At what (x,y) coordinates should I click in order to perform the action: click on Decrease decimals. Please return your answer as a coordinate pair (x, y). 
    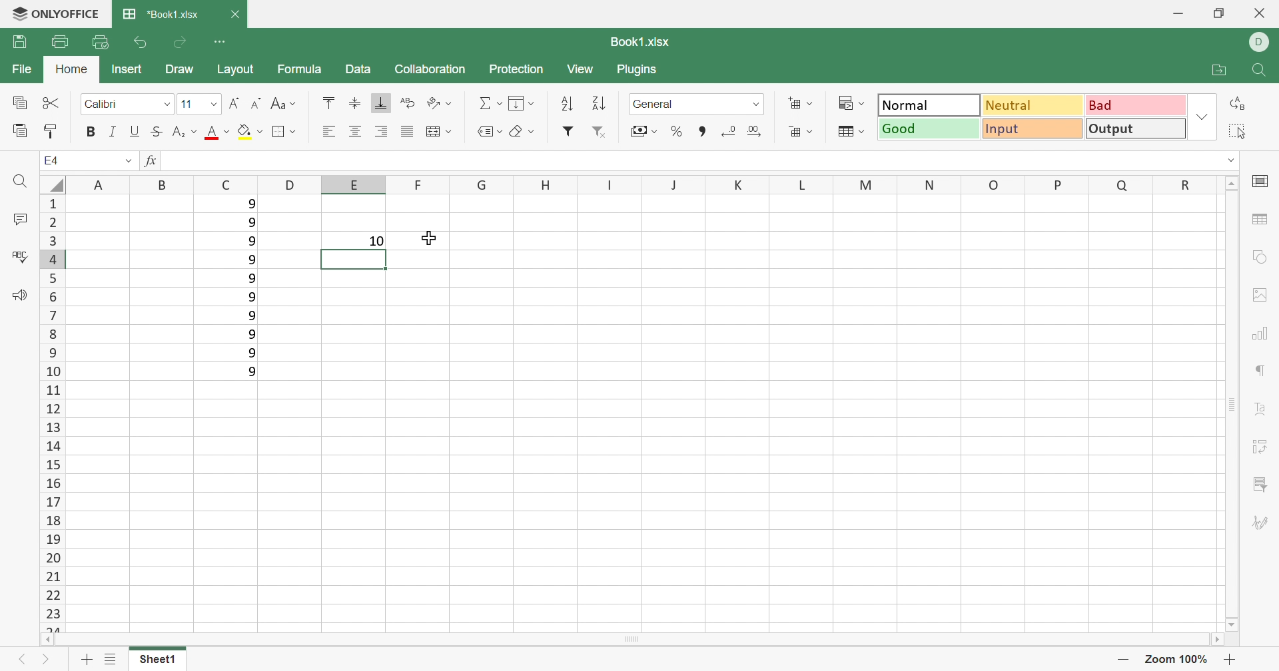
    Looking at the image, I should click on (729, 130).